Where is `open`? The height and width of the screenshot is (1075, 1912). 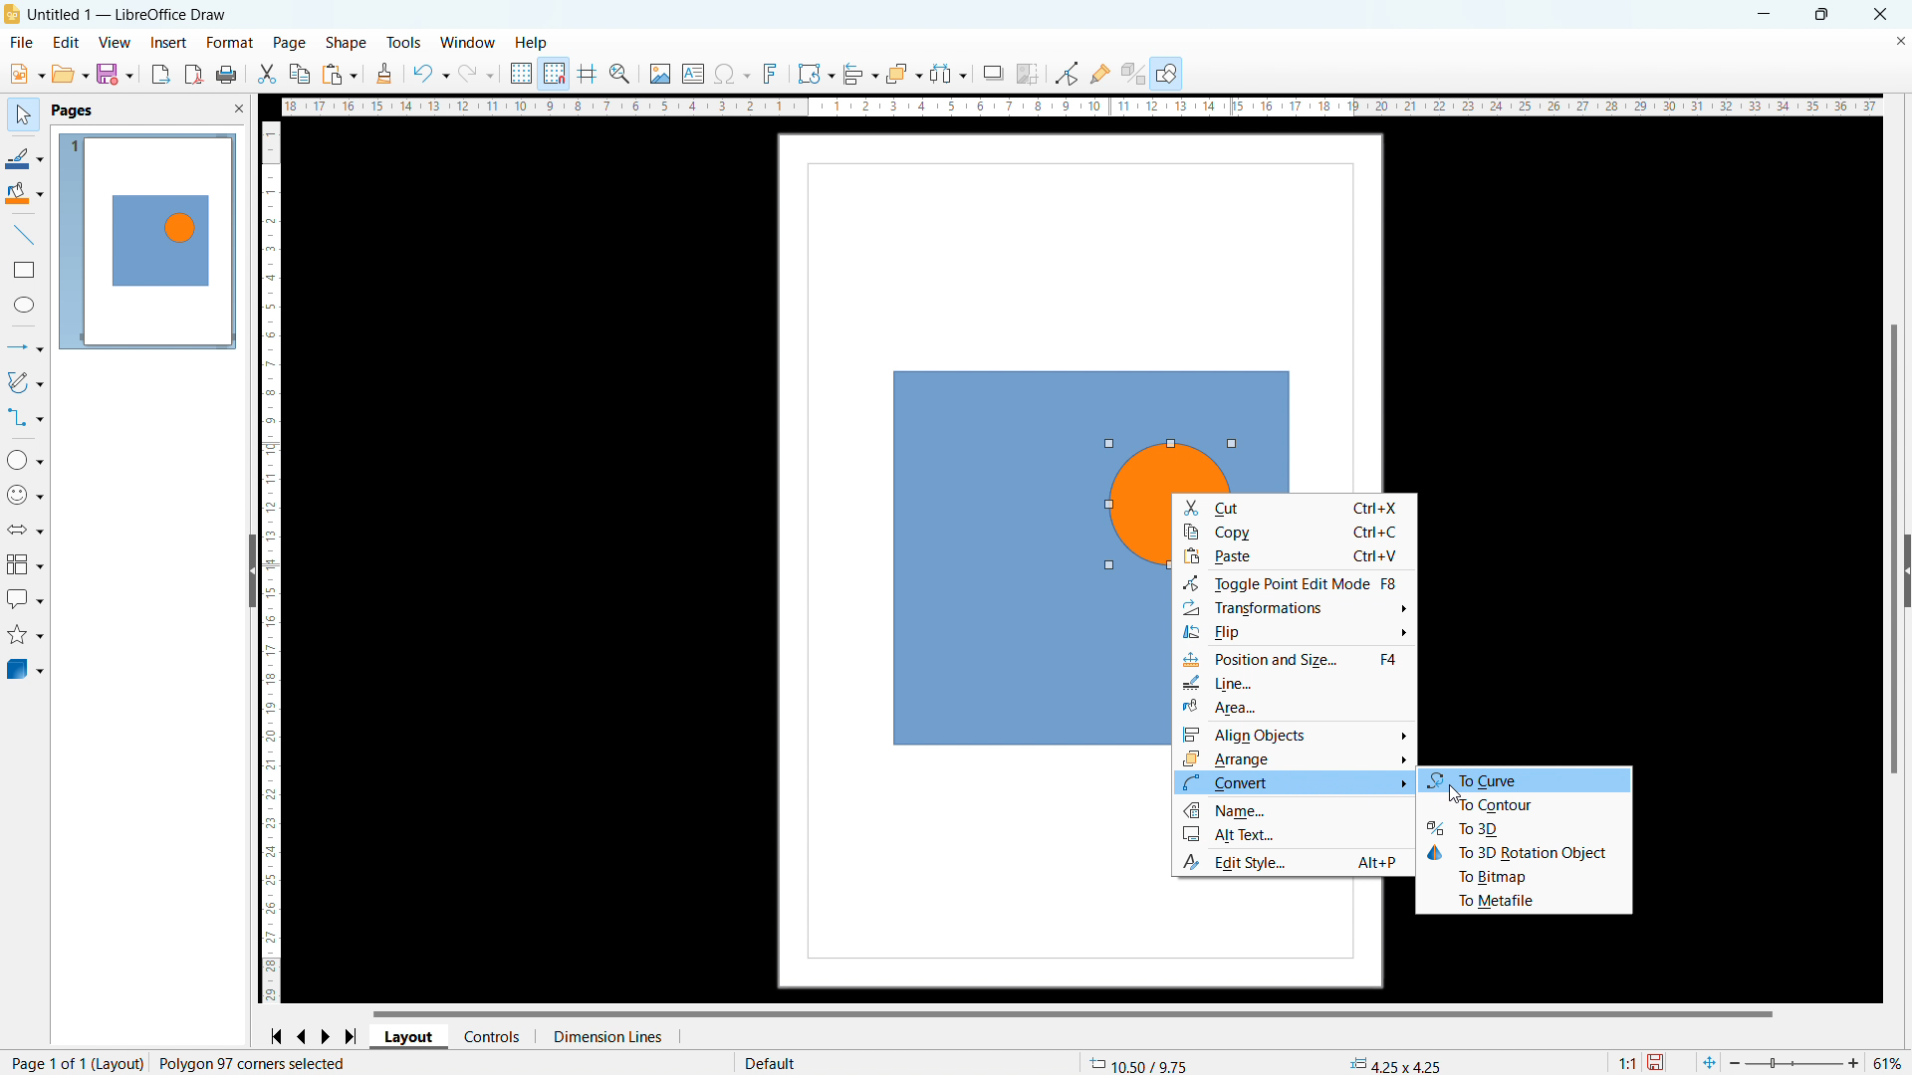 open is located at coordinates (27, 74).